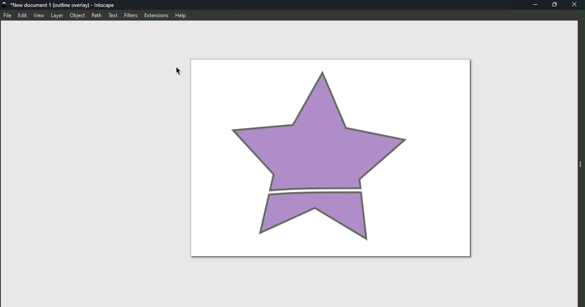  Describe the element at coordinates (24, 16) in the screenshot. I see `Edit` at that location.